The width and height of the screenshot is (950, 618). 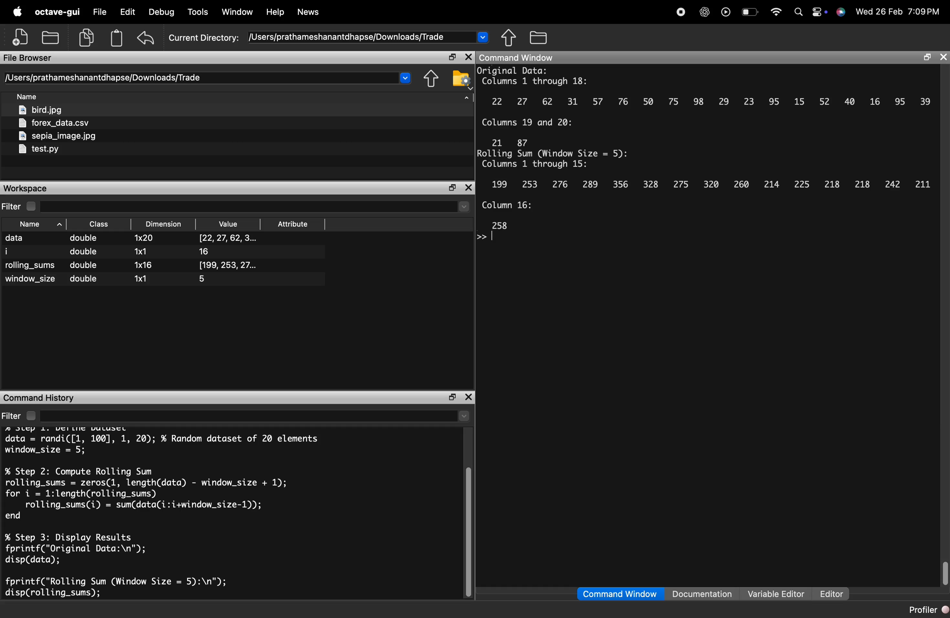 What do you see at coordinates (944, 572) in the screenshot?
I see `vertical scrollbar` at bounding box center [944, 572].